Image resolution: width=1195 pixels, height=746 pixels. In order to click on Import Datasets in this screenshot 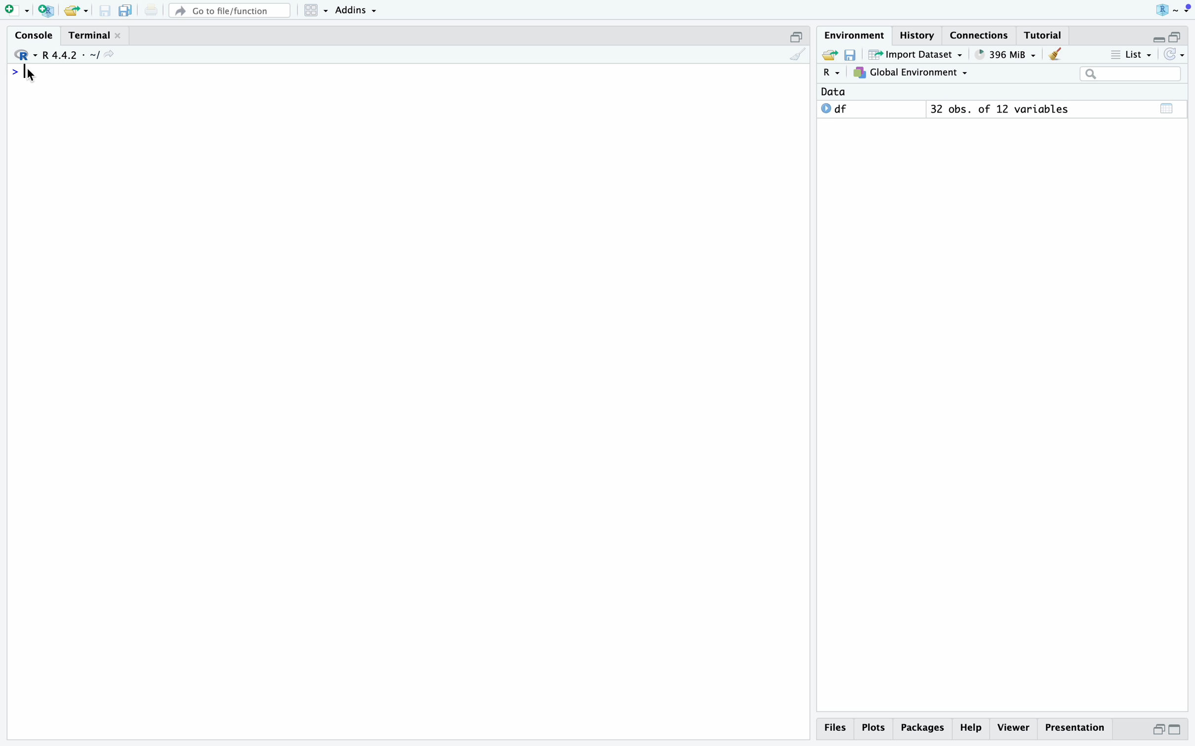, I will do `click(916, 54)`.